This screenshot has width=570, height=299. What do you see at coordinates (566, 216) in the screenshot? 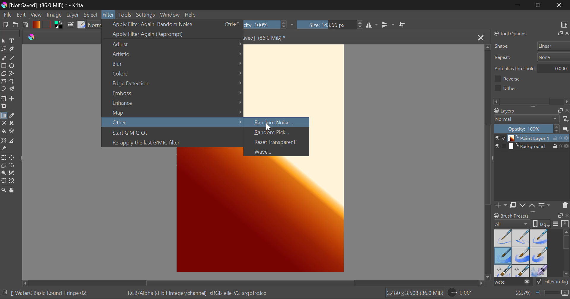
I see `close` at bounding box center [566, 216].